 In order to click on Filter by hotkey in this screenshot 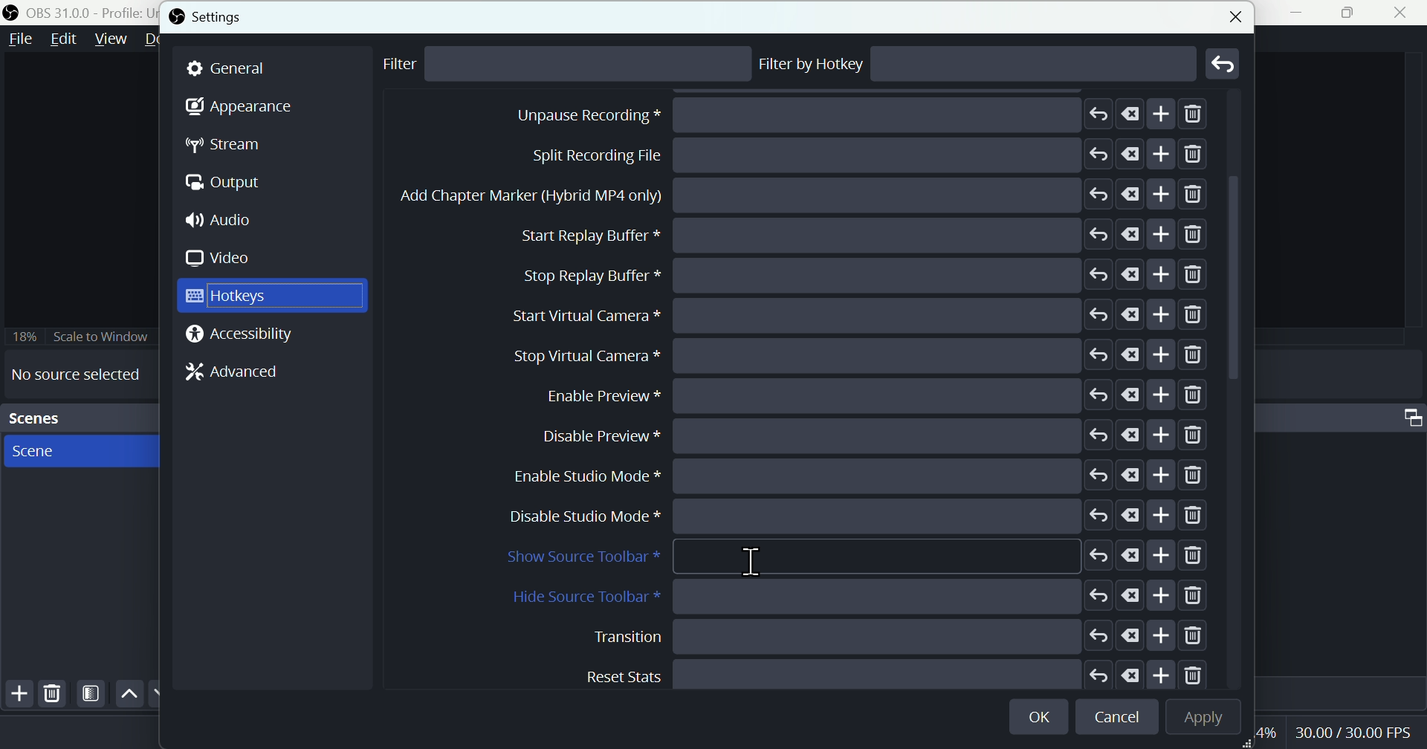, I will do `click(812, 64)`.